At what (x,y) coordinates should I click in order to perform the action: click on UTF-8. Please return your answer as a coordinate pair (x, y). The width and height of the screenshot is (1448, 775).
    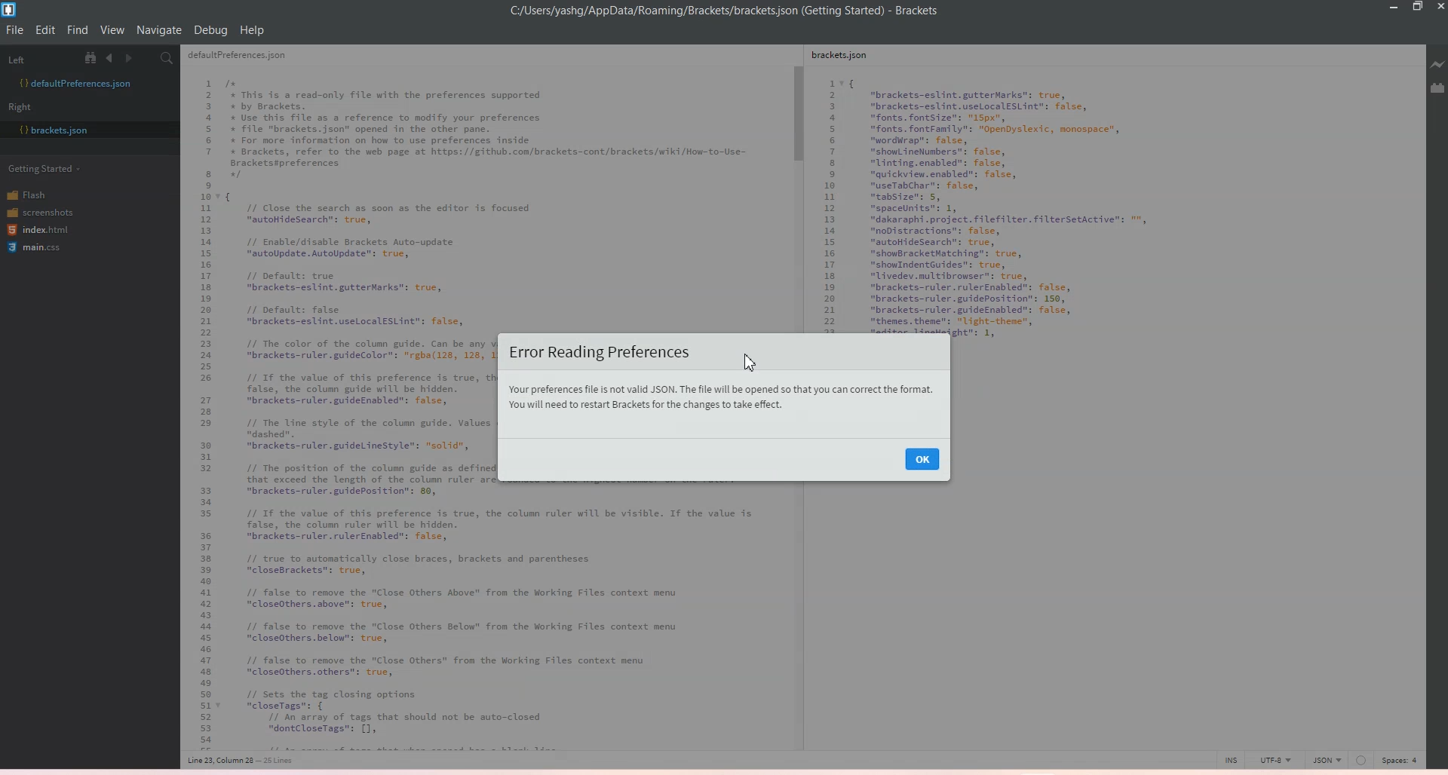
    Looking at the image, I should click on (1275, 759).